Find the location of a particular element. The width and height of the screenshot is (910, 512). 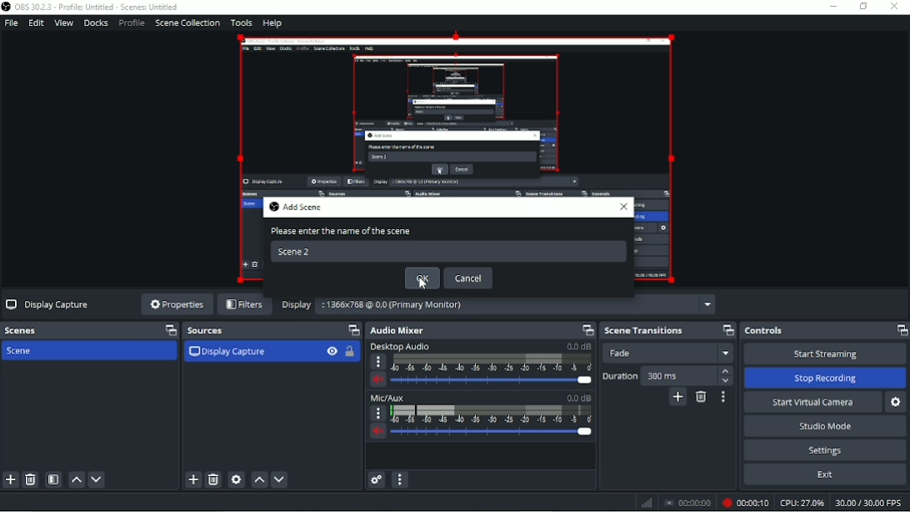

Scene is located at coordinates (22, 350).